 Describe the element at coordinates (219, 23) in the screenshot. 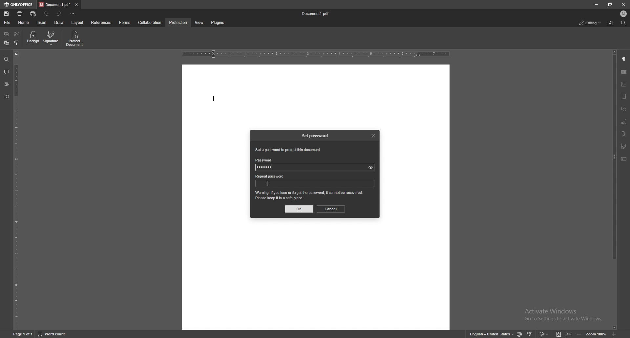

I see `plugins` at that location.